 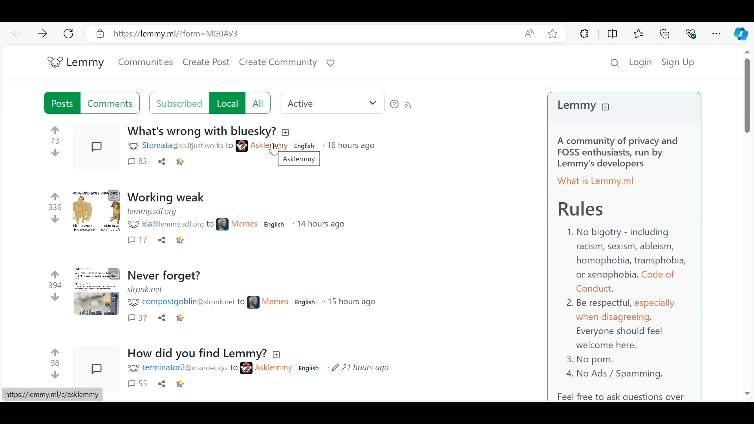 I want to click on Title, so click(x=165, y=276).